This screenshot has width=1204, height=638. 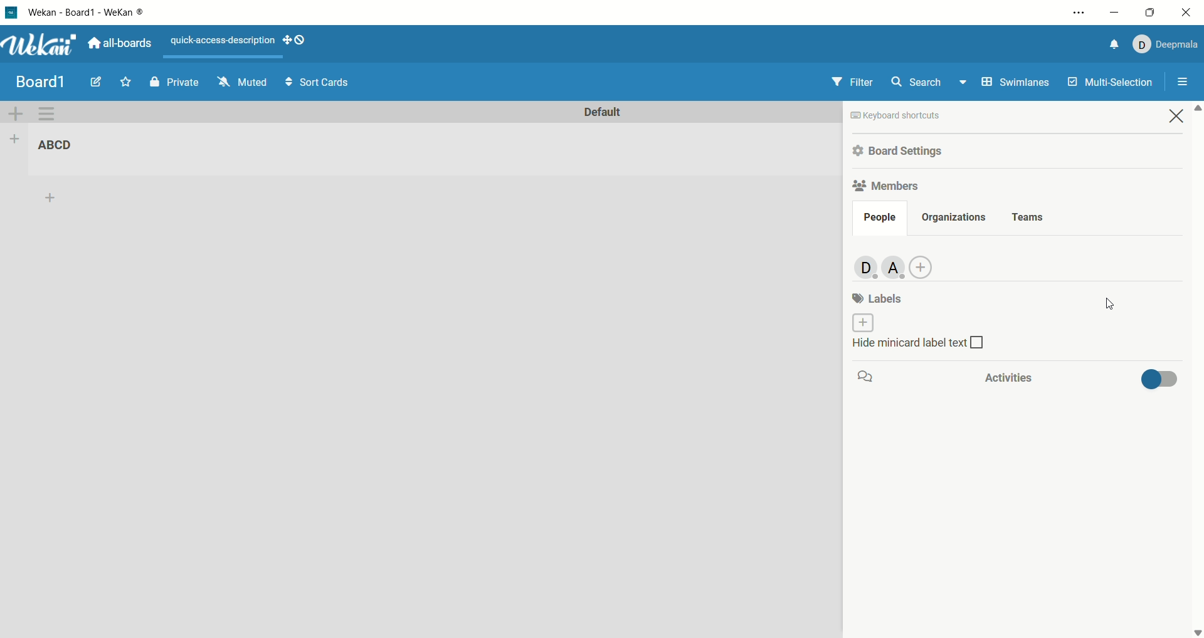 I want to click on notification, so click(x=1116, y=44).